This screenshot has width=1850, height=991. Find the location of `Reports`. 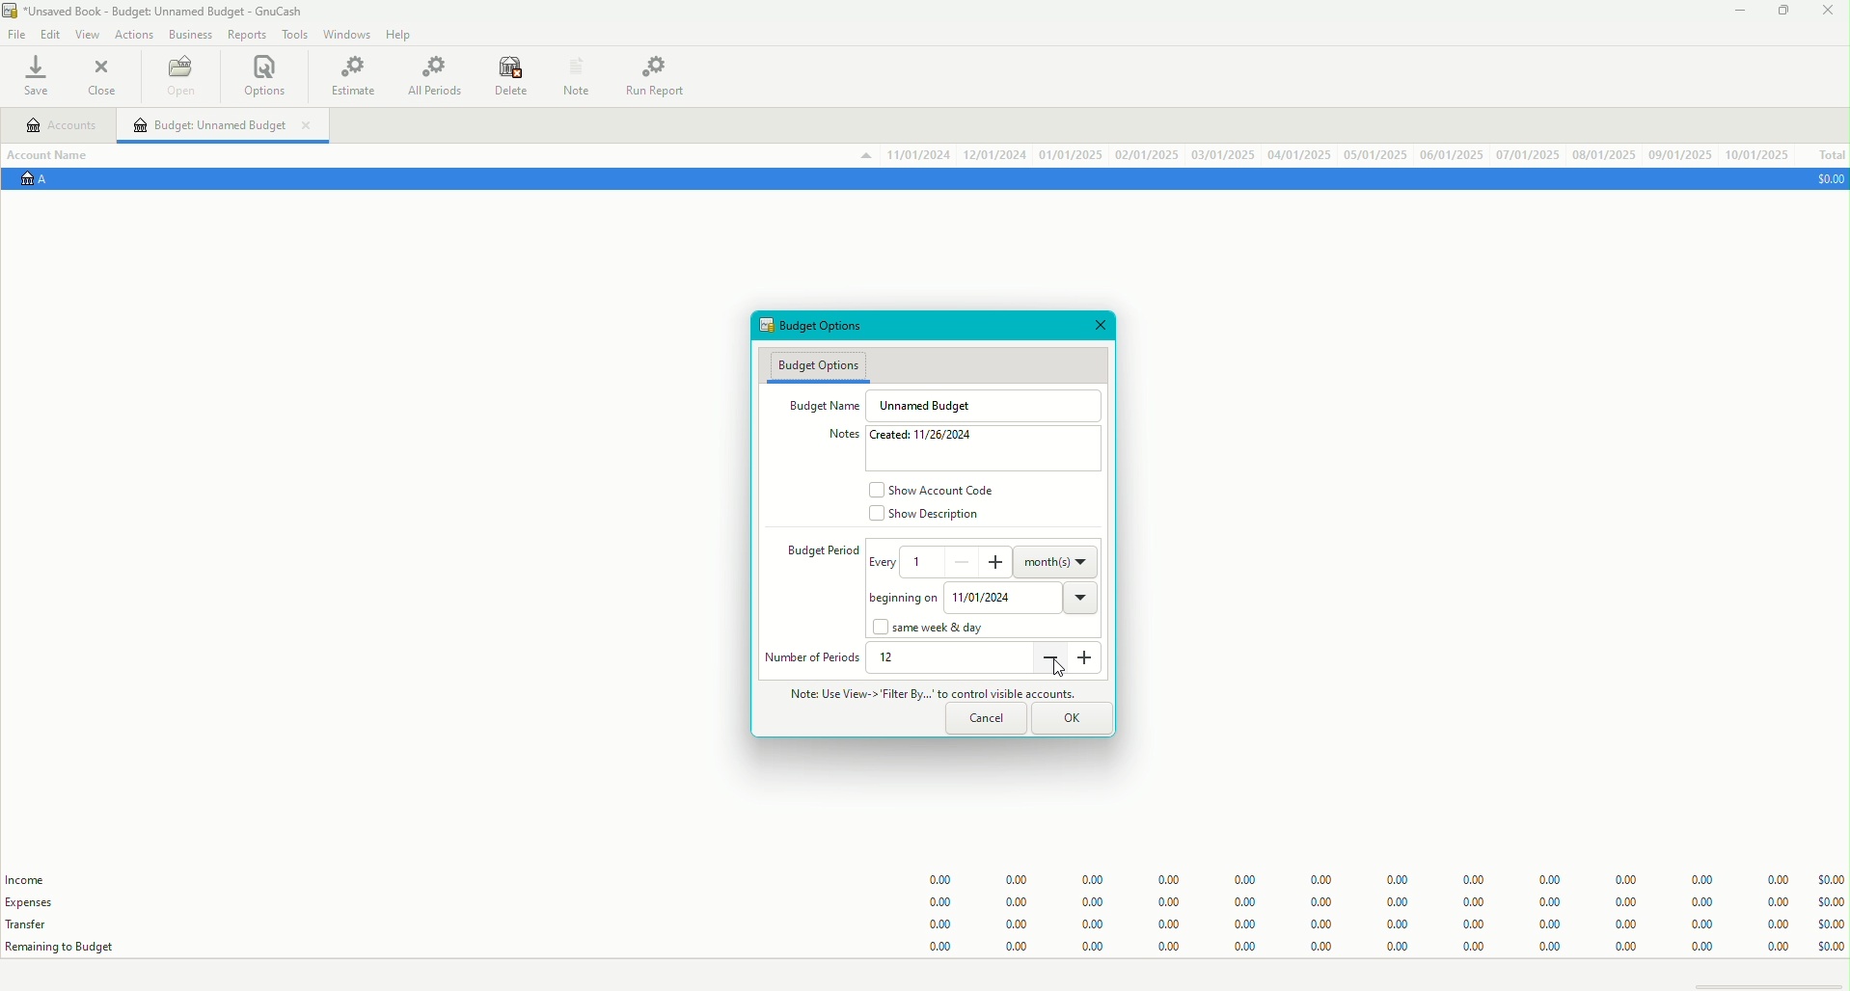

Reports is located at coordinates (247, 36).